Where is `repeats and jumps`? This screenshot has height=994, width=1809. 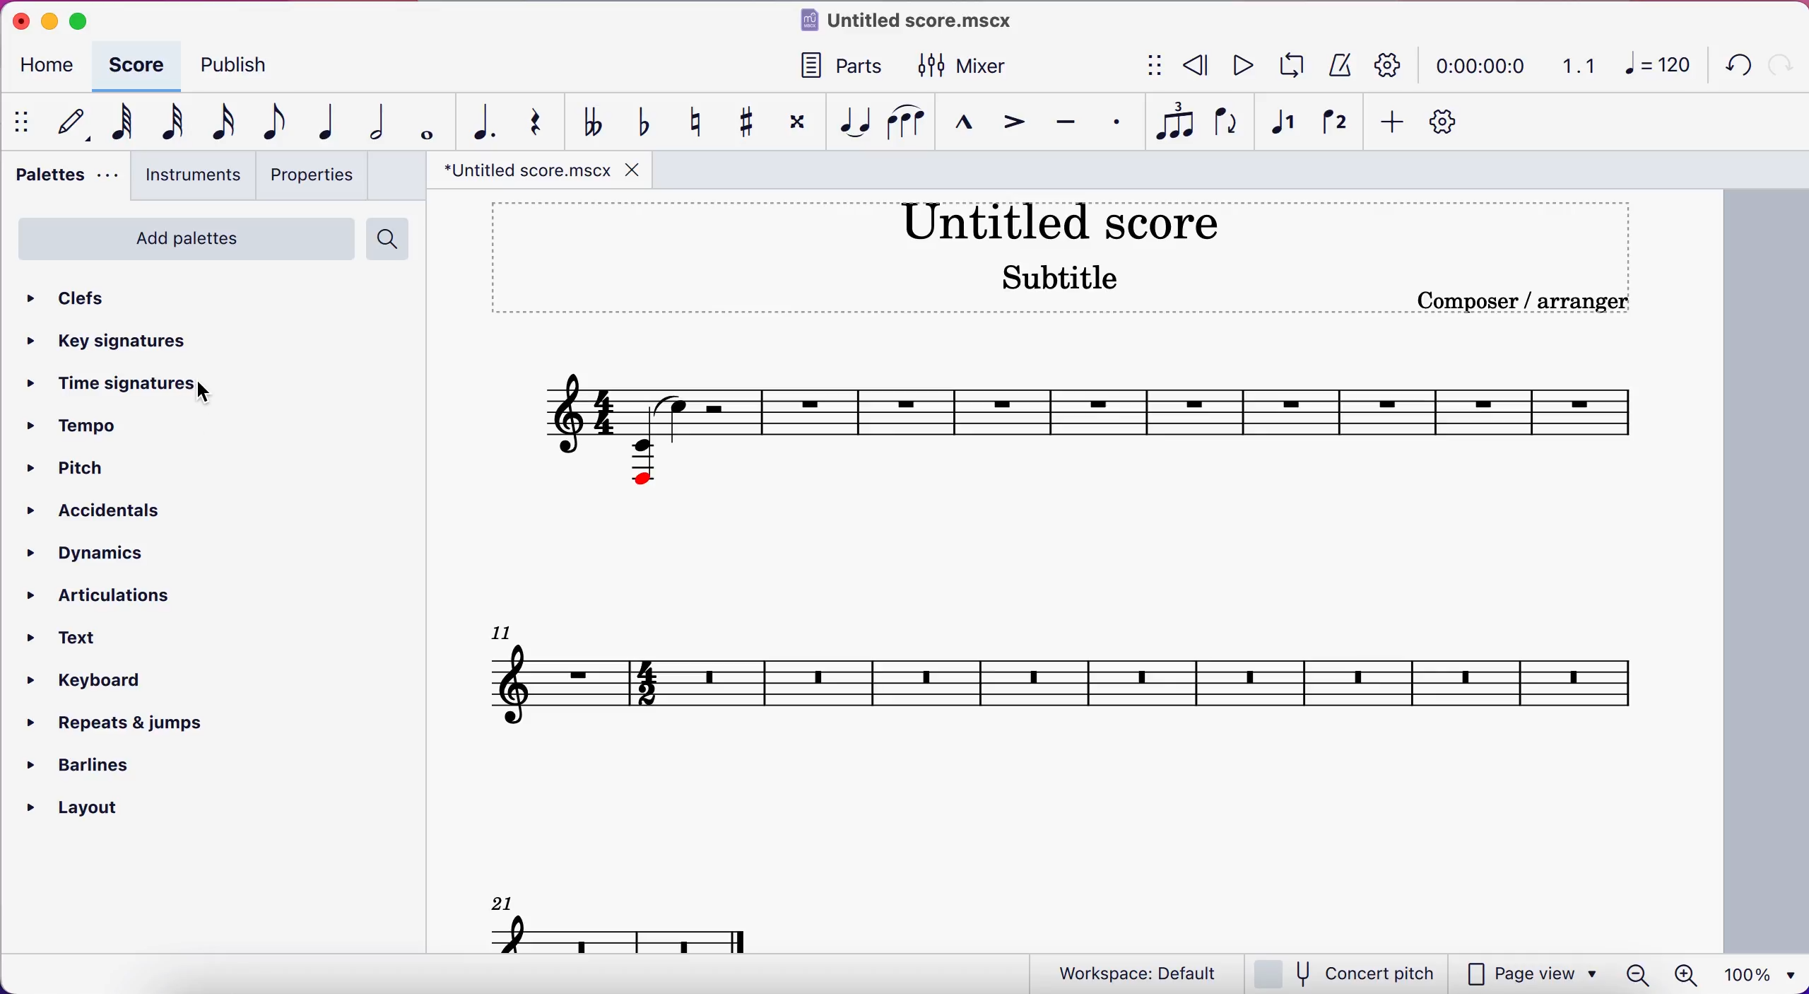 repeats and jumps is located at coordinates (114, 723).